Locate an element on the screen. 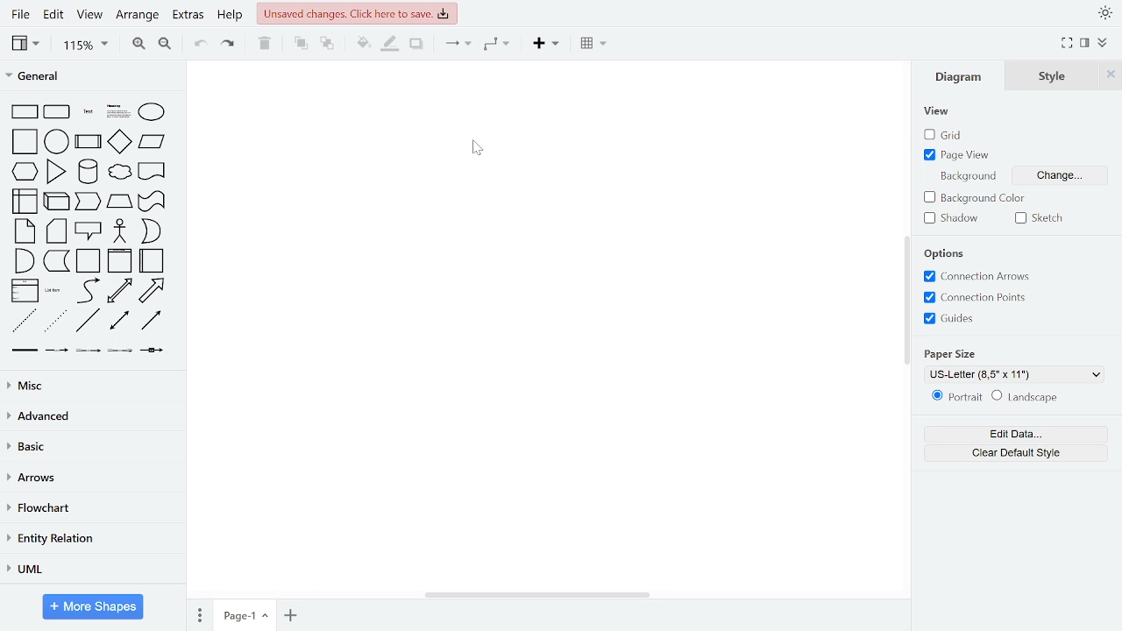 This screenshot has height=631, width=1122. UML is located at coordinates (89, 569).